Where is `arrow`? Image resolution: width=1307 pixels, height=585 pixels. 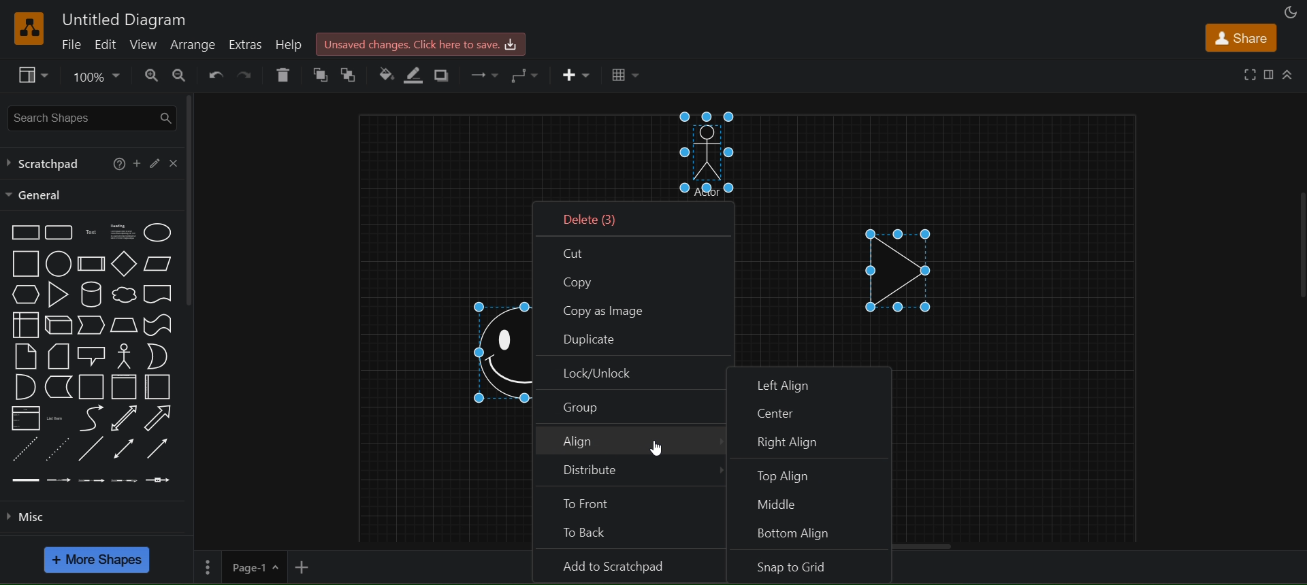
arrow is located at coordinates (160, 419).